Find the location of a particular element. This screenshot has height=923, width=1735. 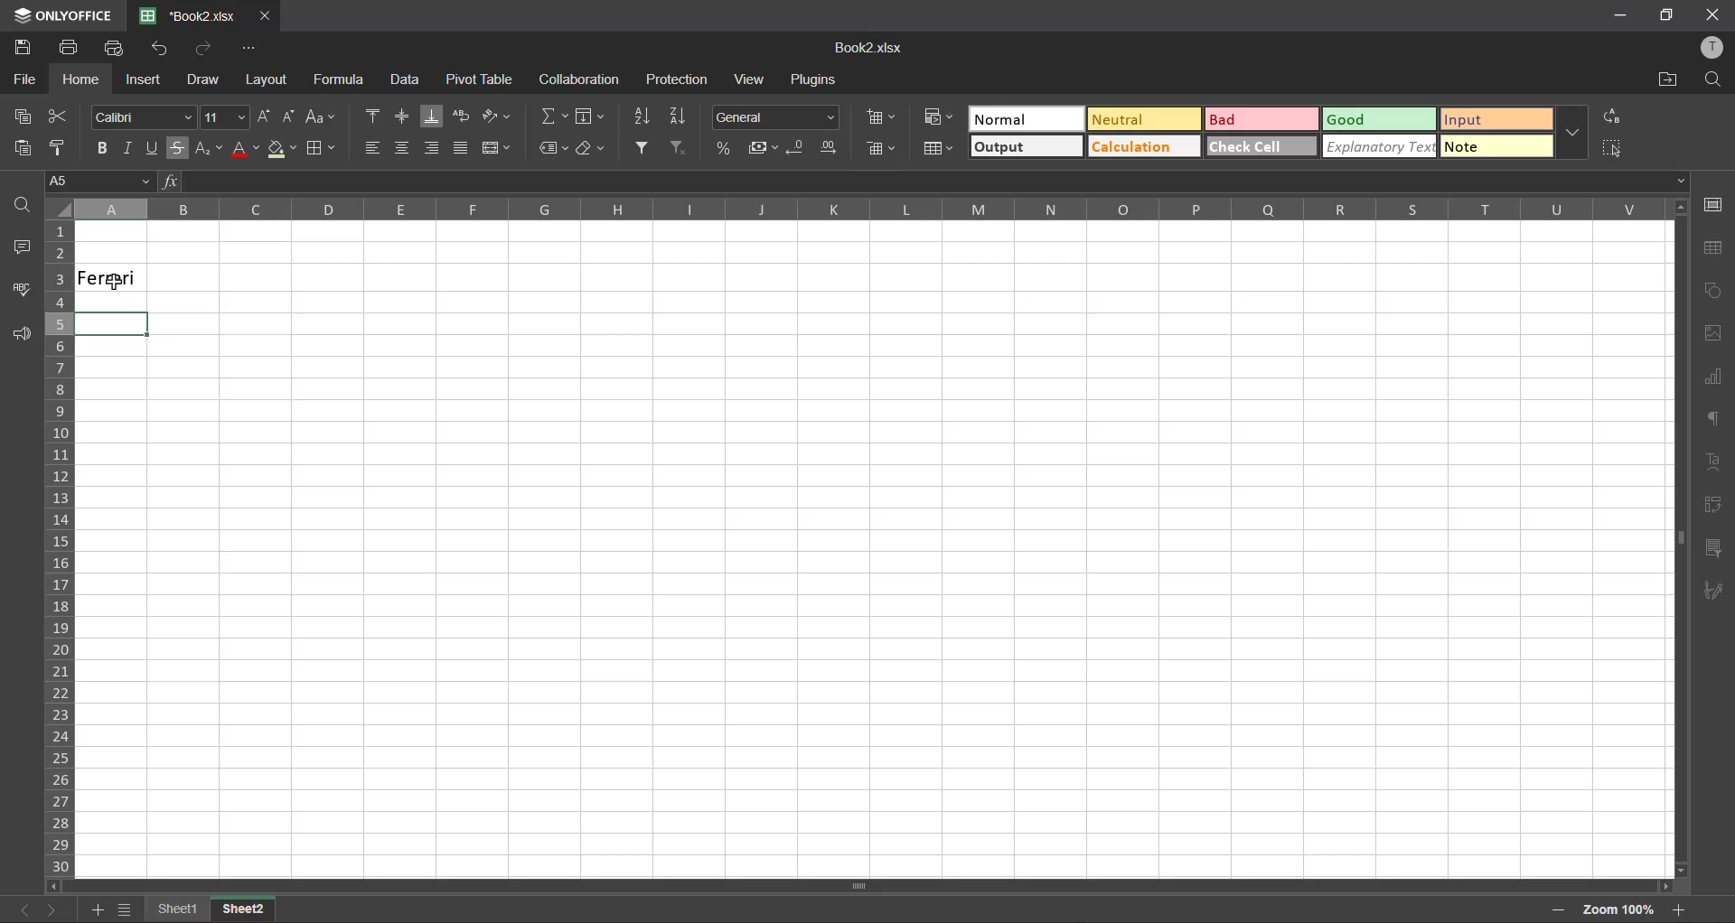

clear filter is located at coordinates (682, 150).